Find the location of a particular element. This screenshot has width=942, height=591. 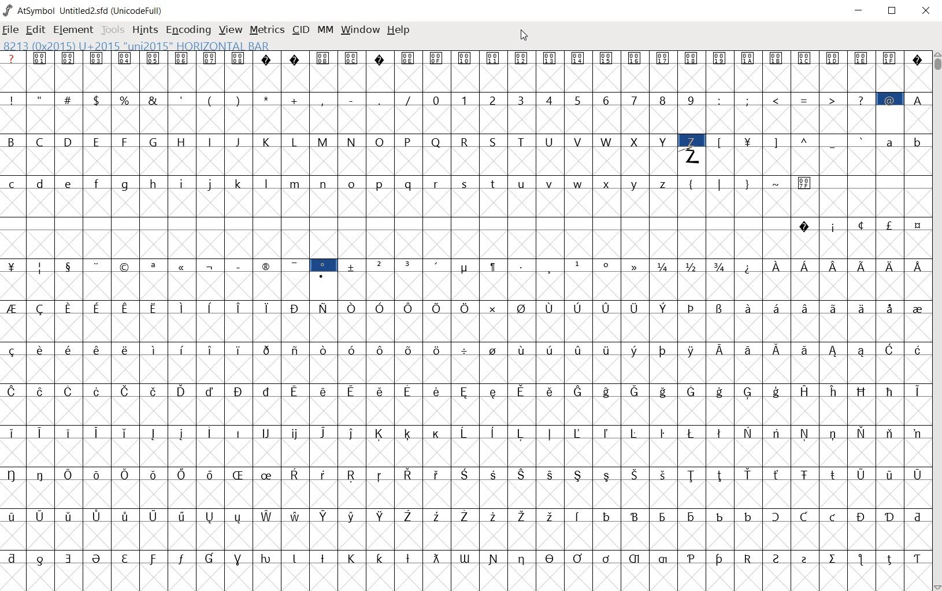

MINIMIZE is located at coordinates (861, 11).